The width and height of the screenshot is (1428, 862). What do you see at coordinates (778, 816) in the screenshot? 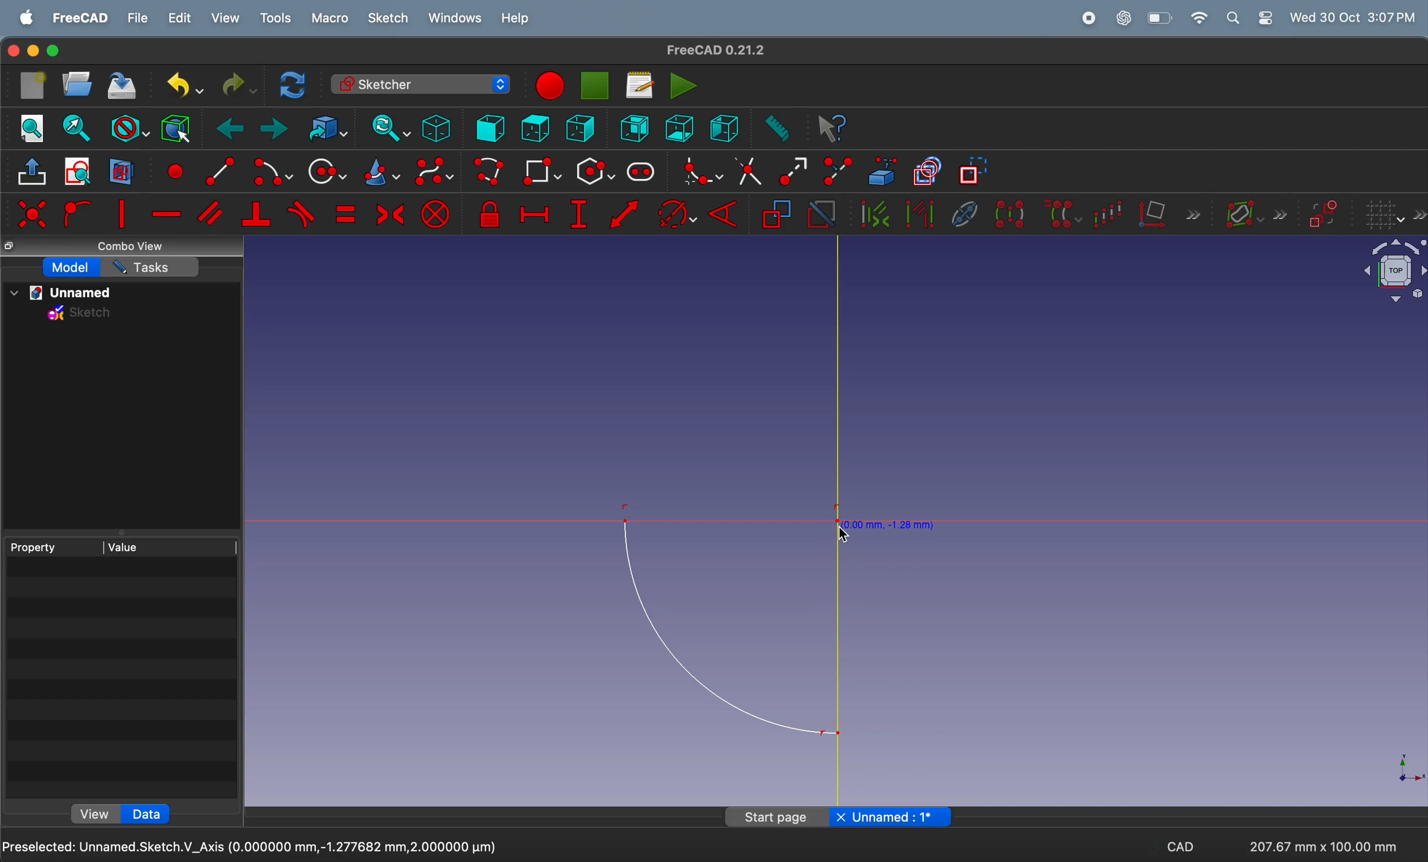
I see `Start page` at bounding box center [778, 816].